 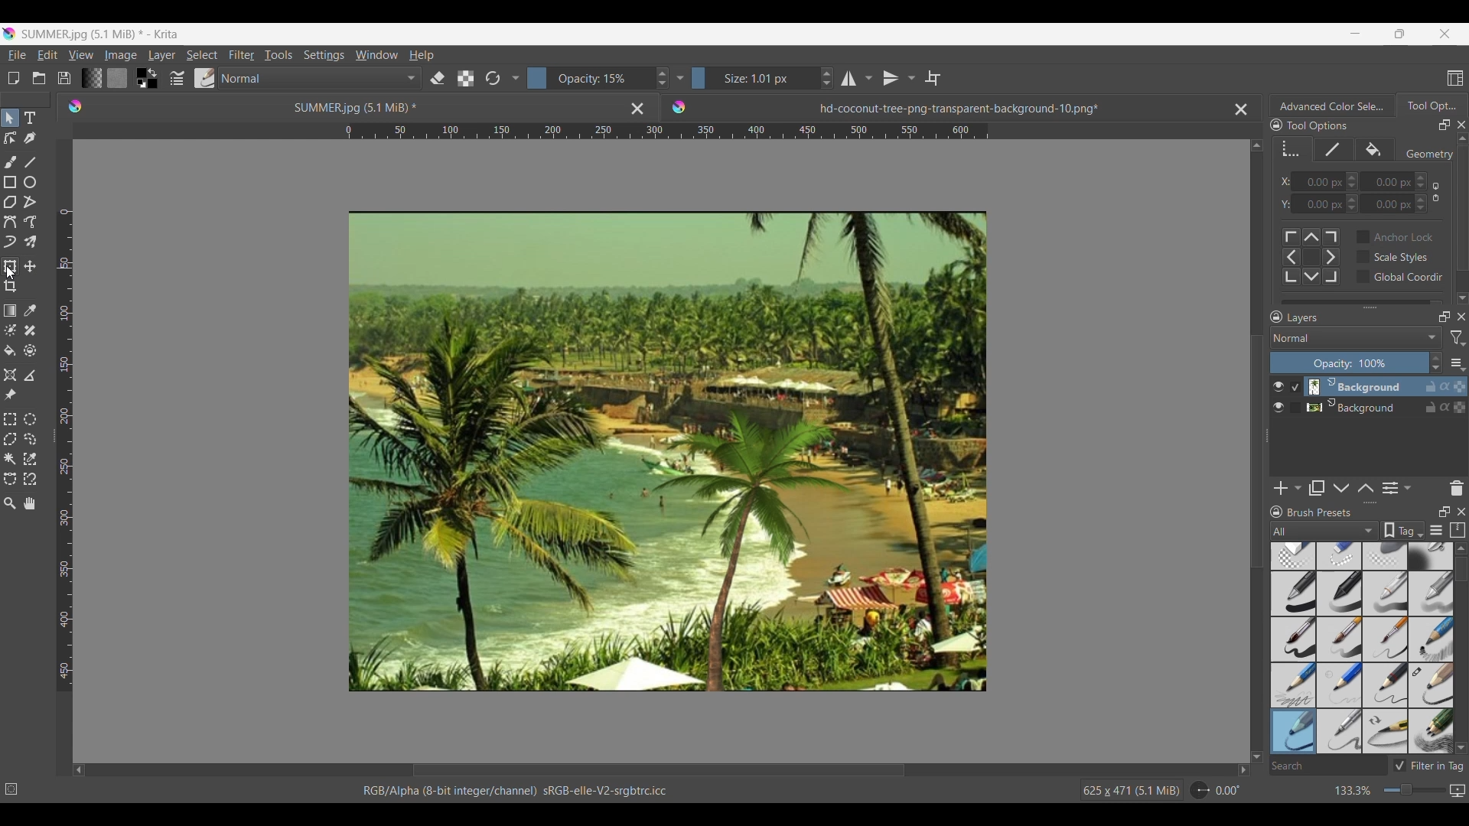 I want to click on Expand/Collapse, so click(x=1268, y=436).